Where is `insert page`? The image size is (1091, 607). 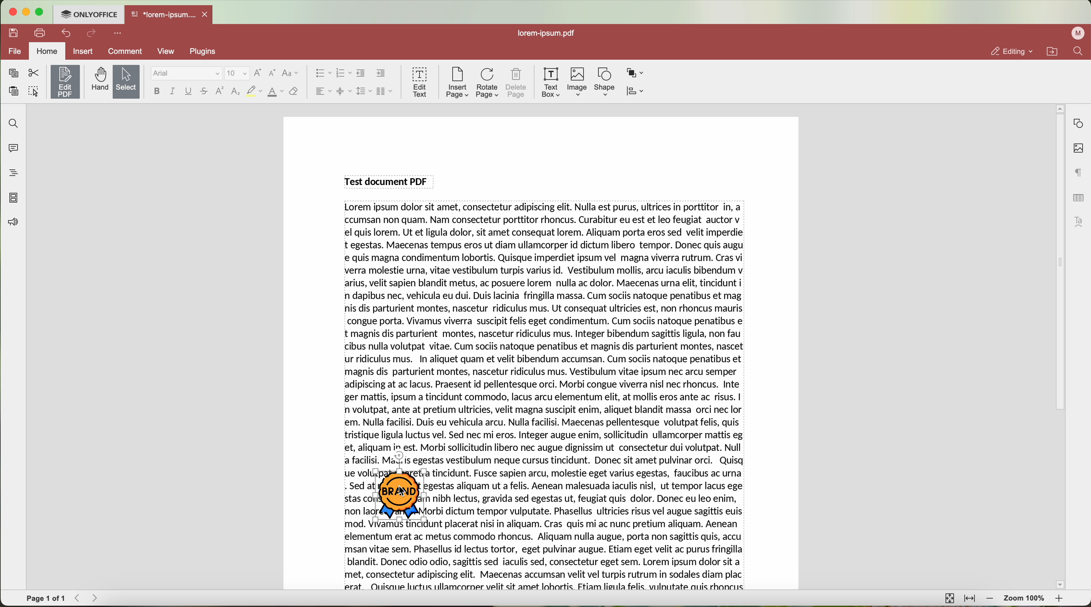
insert page is located at coordinates (457, 83).